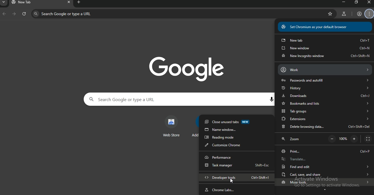  What do you see at coordinates (24, 15) in the screenshot?
I see `refresh` at bounding box center [24, 15].